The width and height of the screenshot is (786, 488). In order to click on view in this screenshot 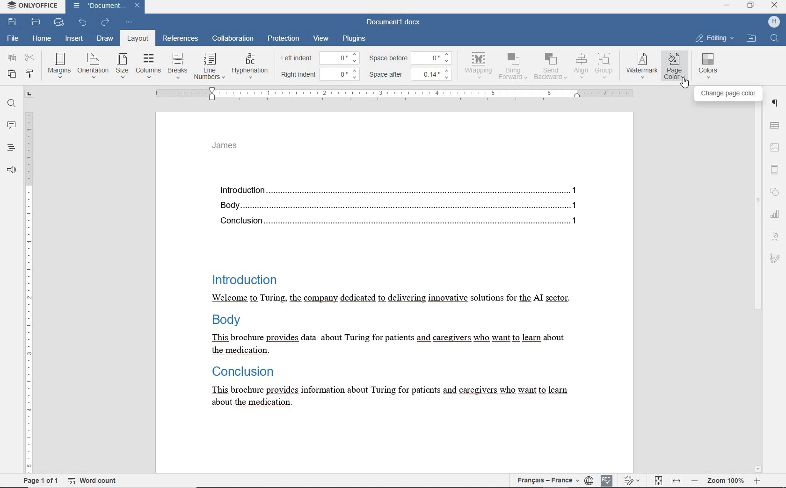, I will do `click(322, 38)`.